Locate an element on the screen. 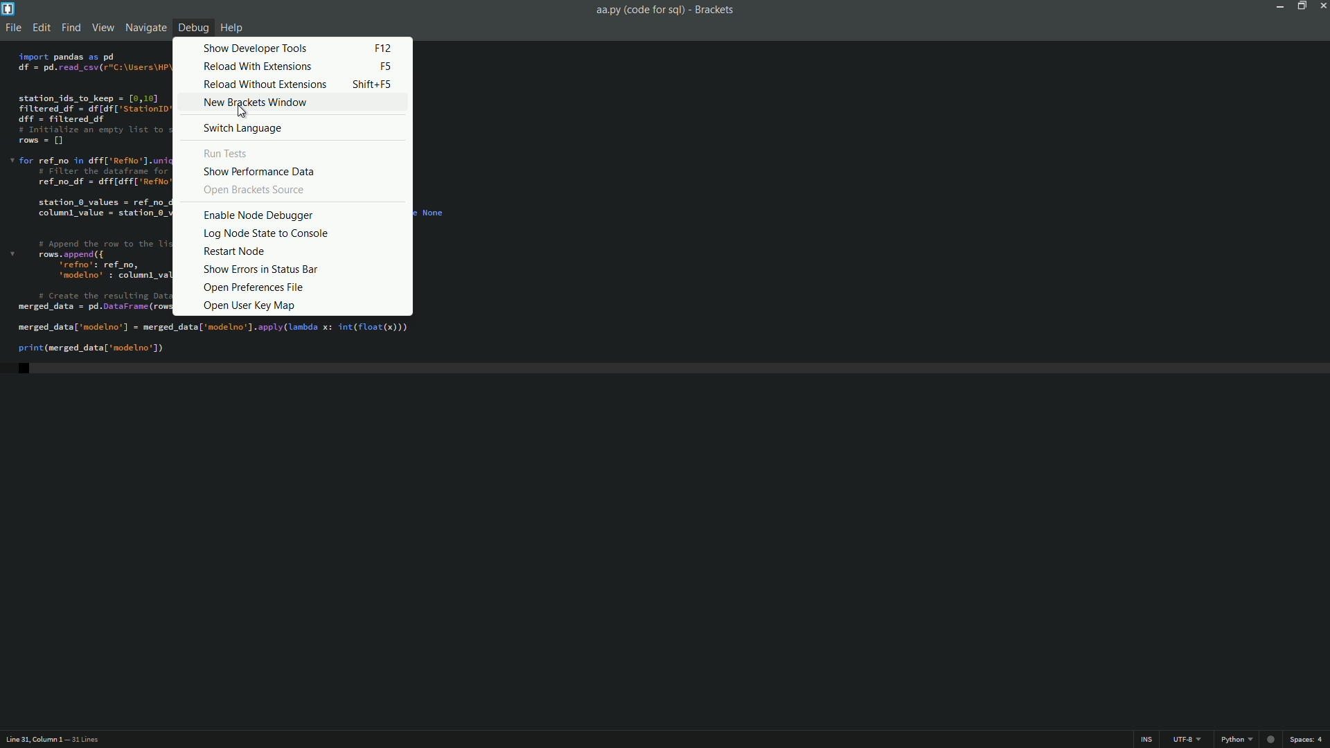 The image size is (1330, 748). file encoding is located at coordinates (1189, 740).